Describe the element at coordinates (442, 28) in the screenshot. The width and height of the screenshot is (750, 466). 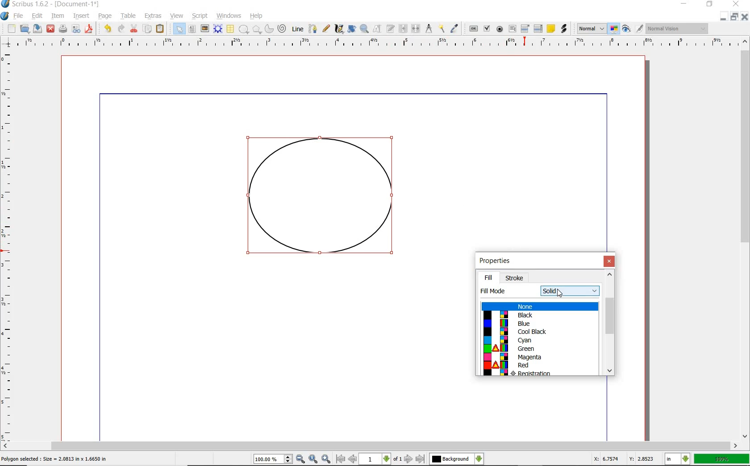
I see `COPY ITEM PROPERTIES` at that location.